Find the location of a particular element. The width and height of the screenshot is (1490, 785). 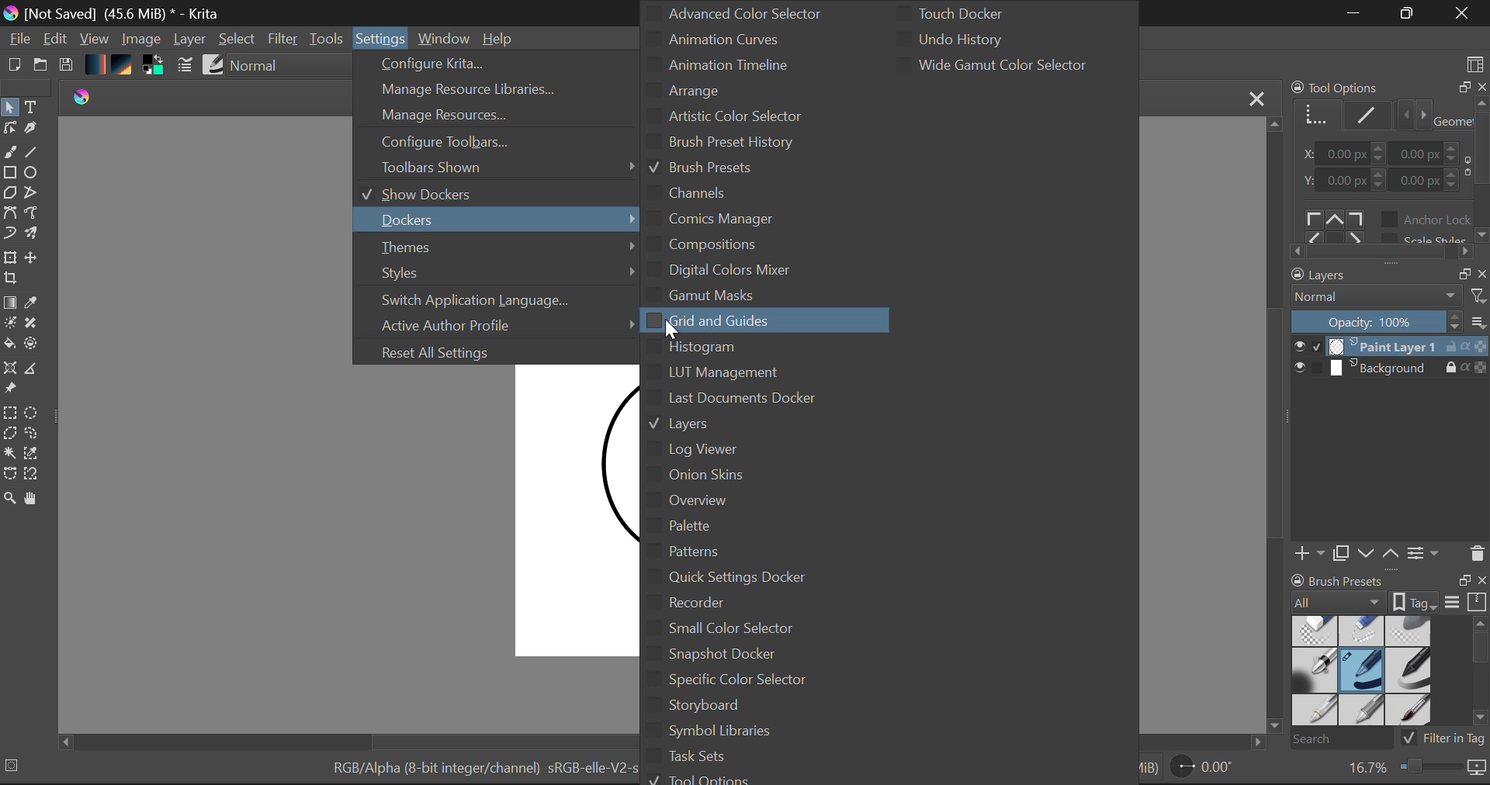

Onion Skins is located at coordinates (774, 475).